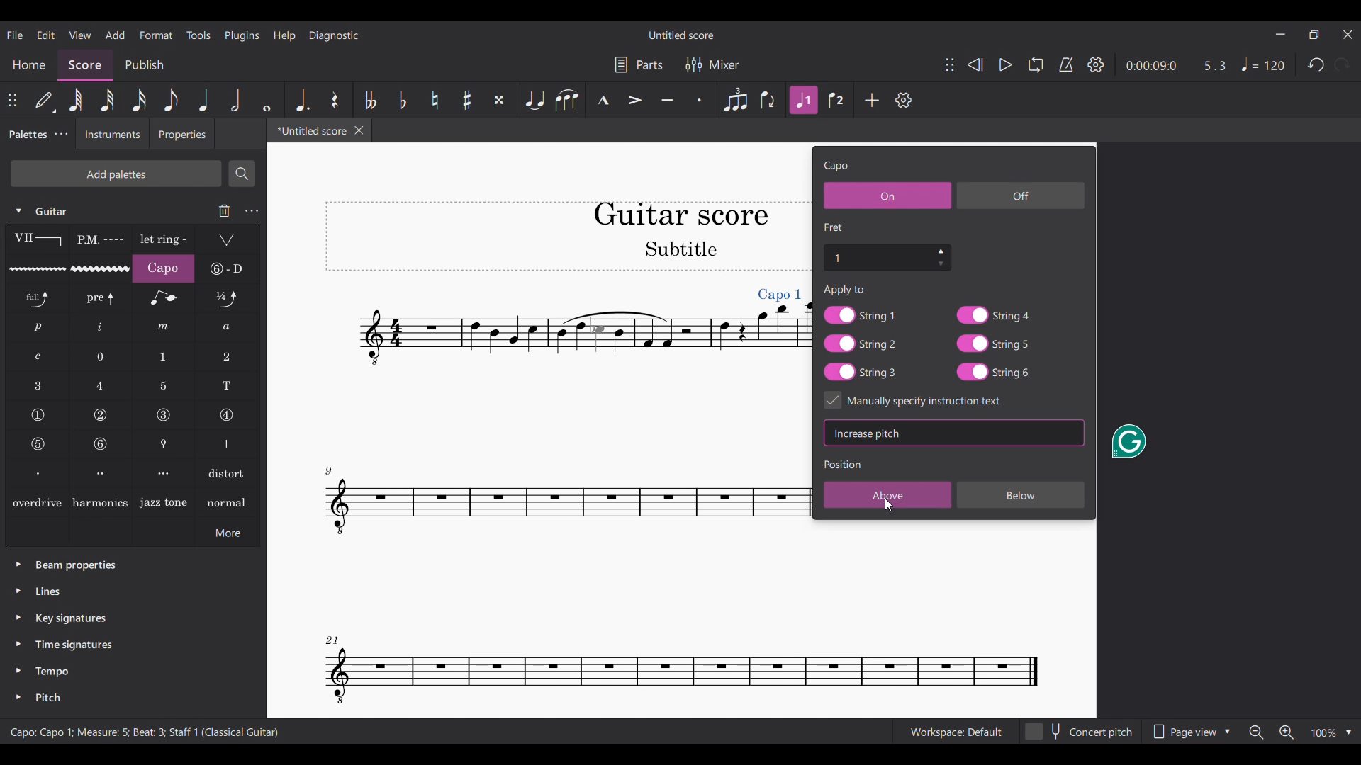 This screenshot has height=765, width=1361. What do you see at coordinates (509, 430) in the screenshot?
I see `Current score` at bounding box center [509, 430].